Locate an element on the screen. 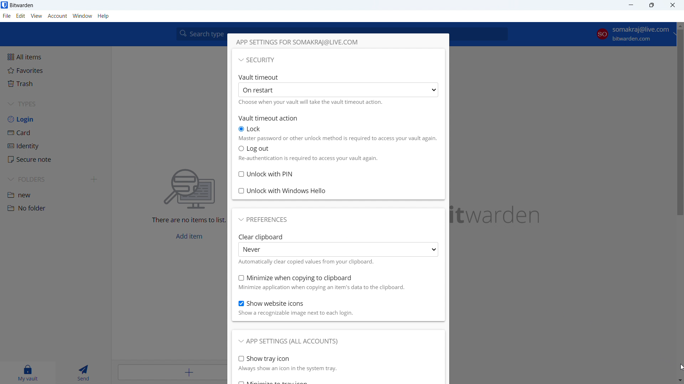  app settings for all accounts is located at coordinates (289, 341).